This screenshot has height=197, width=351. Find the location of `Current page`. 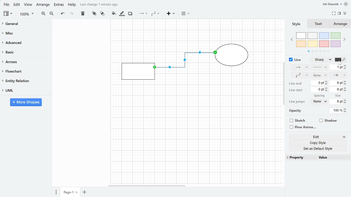

Current page is located at coordinates (70, 192).